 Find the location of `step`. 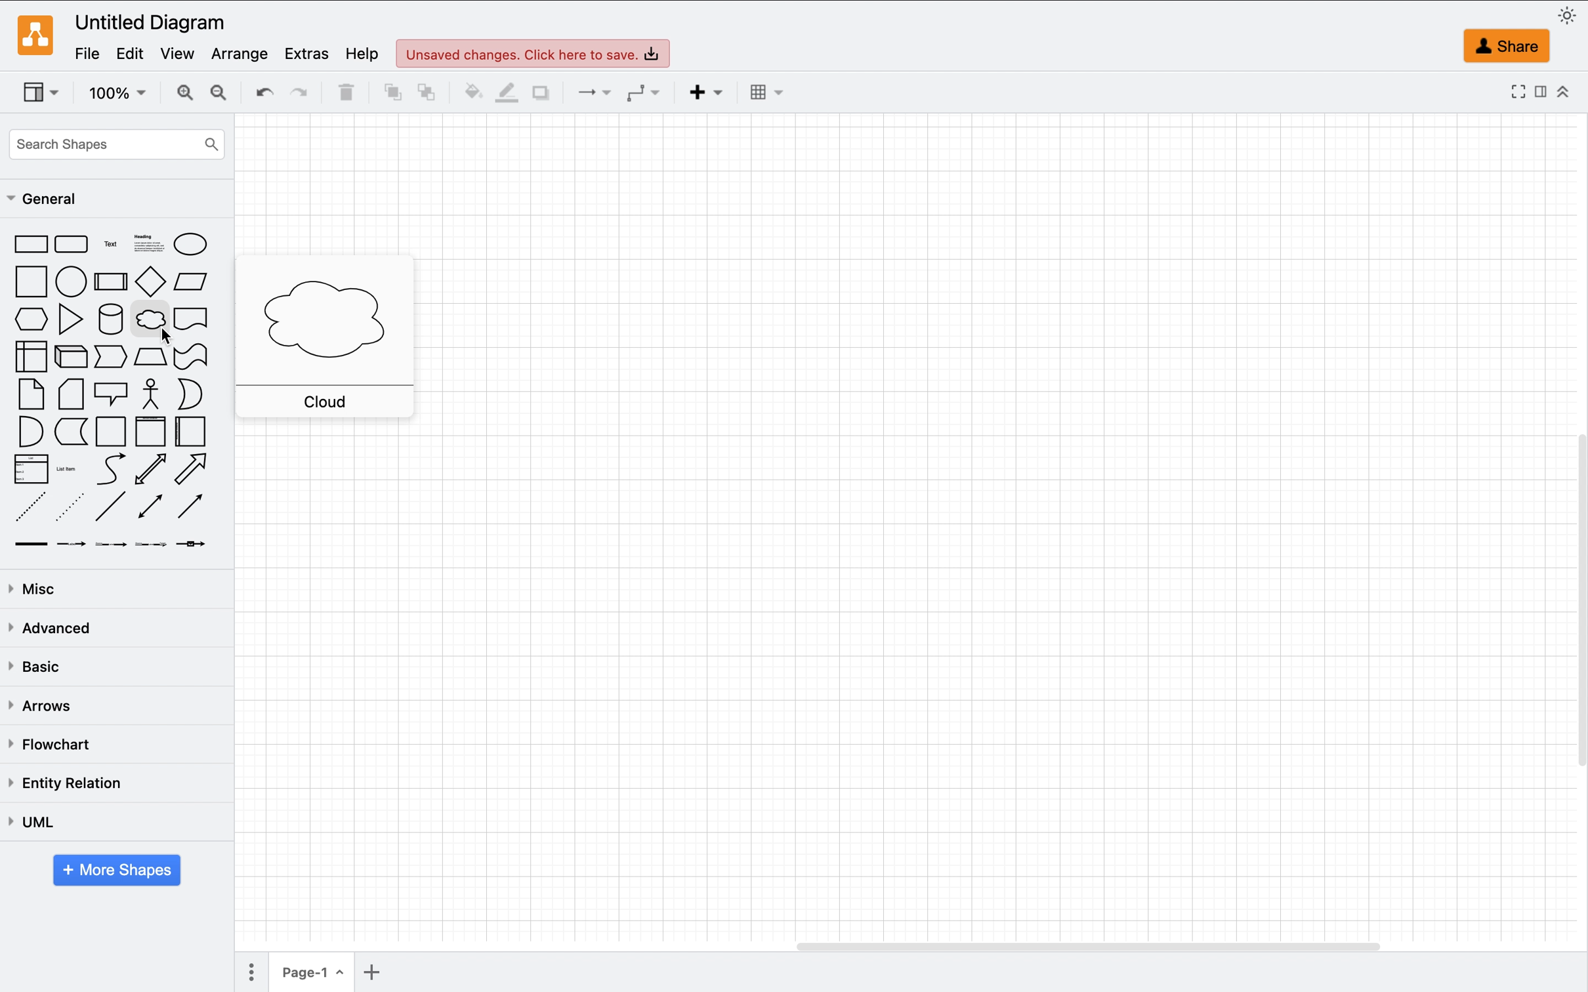

step is located at coordinates (112, 357).